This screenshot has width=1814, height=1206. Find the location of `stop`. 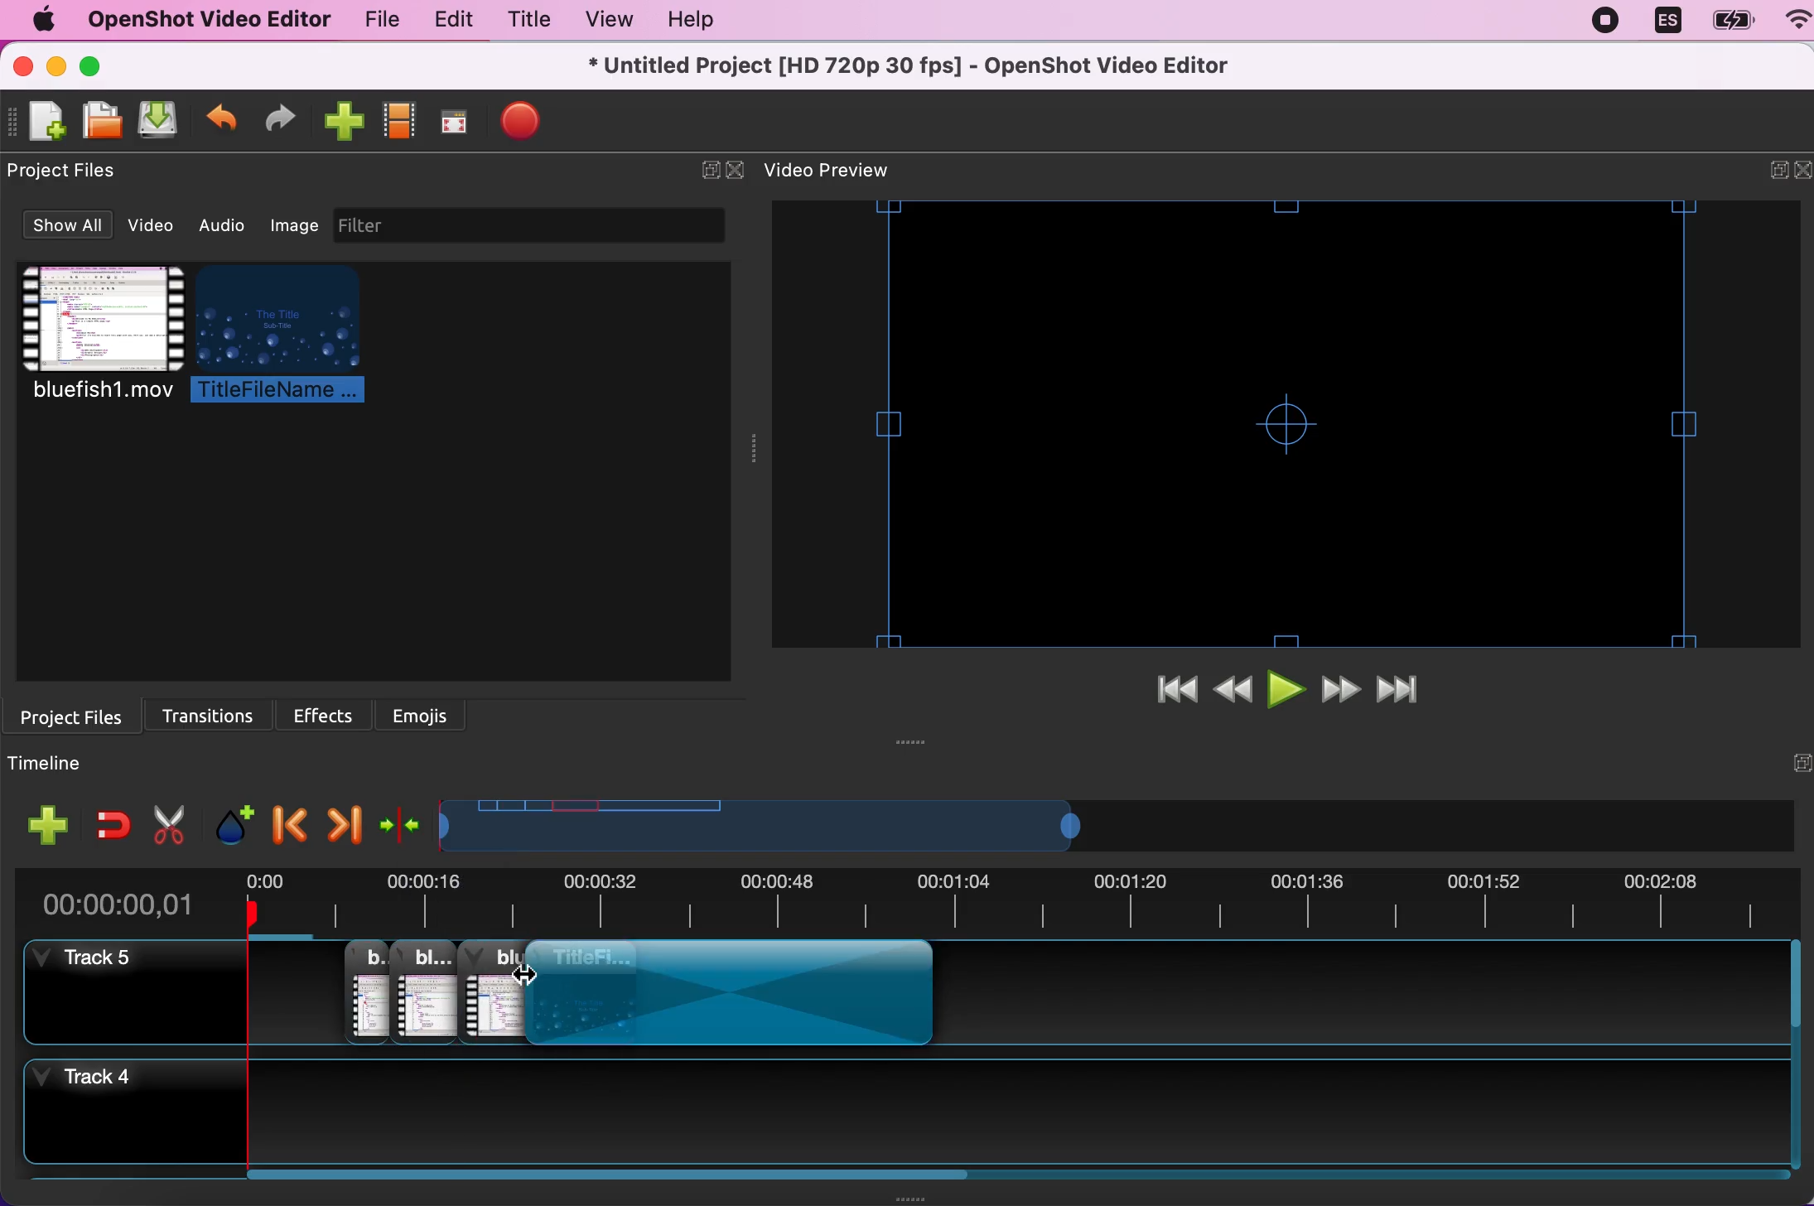

stop is located at coordinates (520, 120).